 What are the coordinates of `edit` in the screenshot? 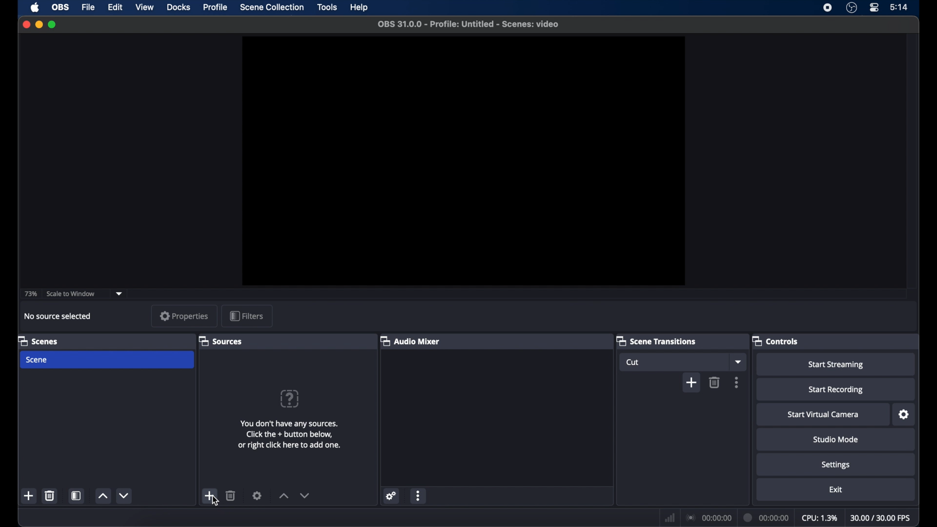 It's located at (114, 8).